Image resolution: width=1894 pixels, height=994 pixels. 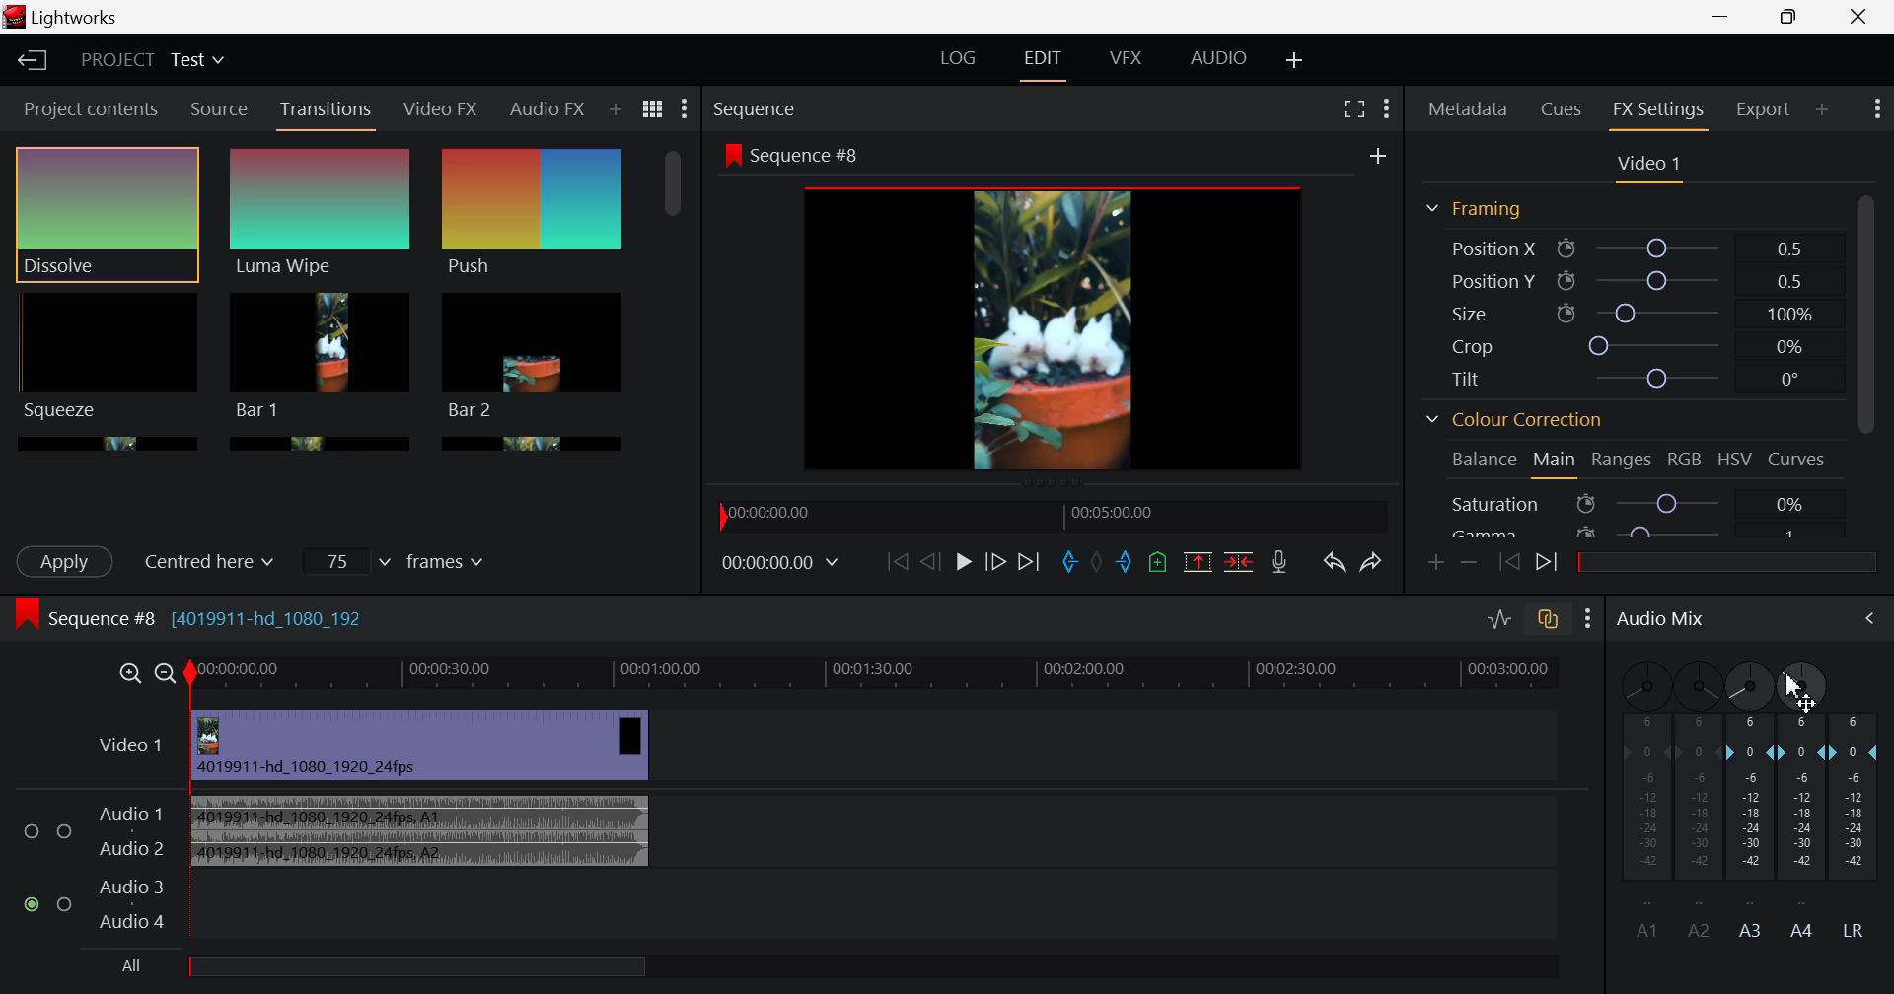 I want to click on Undo, so click(x=1336, y=564).